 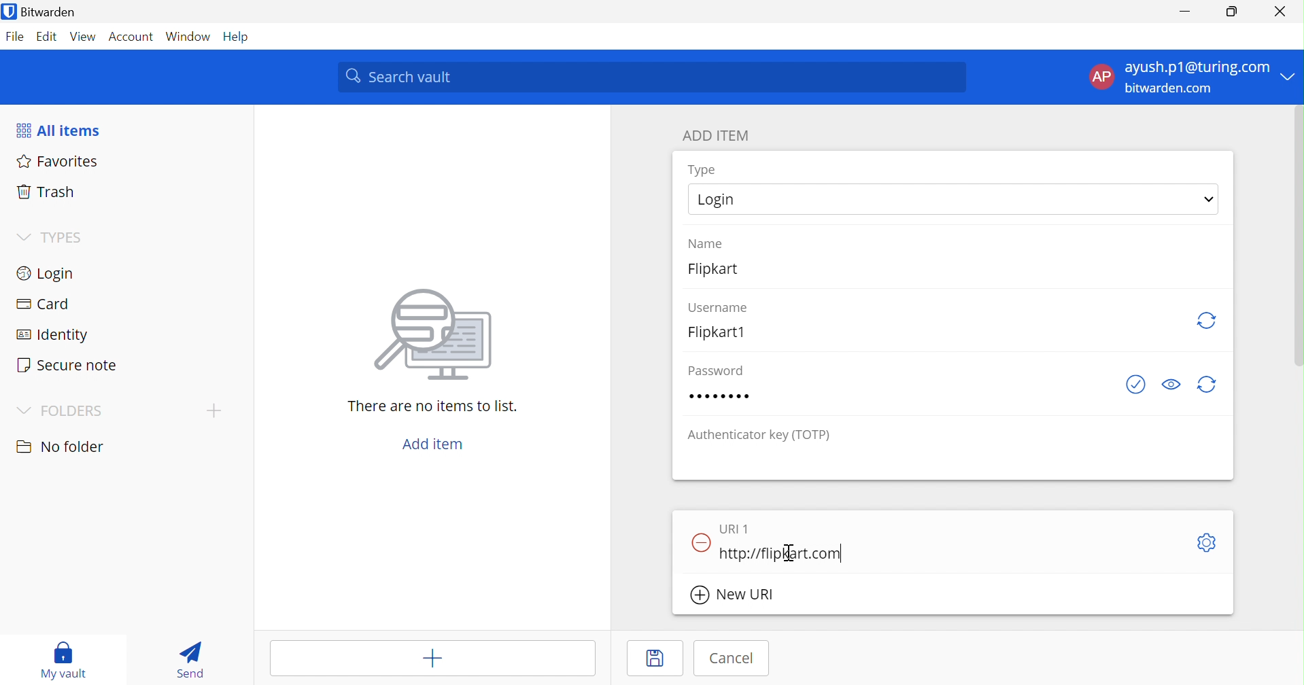 What do you see at coordinates (434, 408) in the screenshot?
I see `There are no items to list.` at bounding box center [434, 408].